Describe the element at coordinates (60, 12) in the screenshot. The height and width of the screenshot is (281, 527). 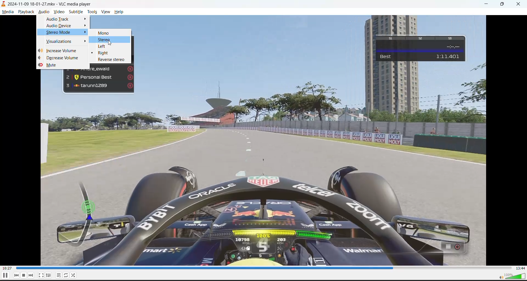
I see `video` at that location.